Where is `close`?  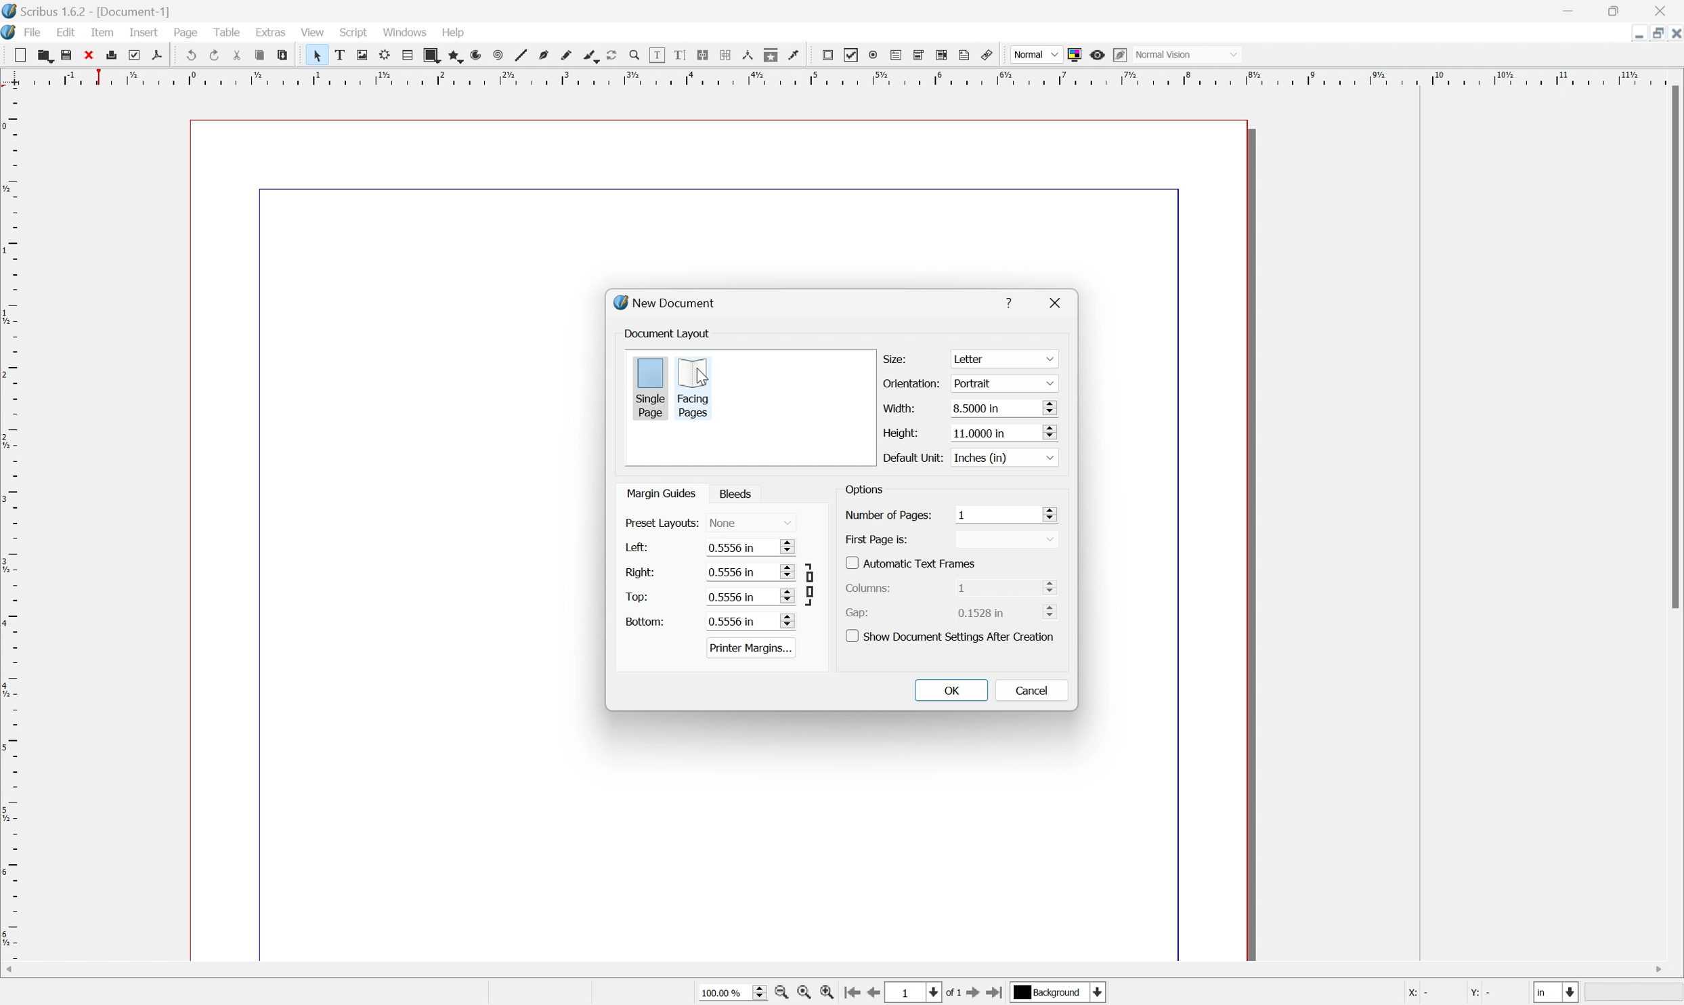 close is located at coordinates (1060, 302).